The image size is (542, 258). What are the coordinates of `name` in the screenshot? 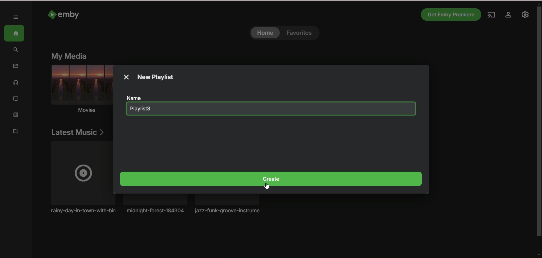 It's located at (136, 98).